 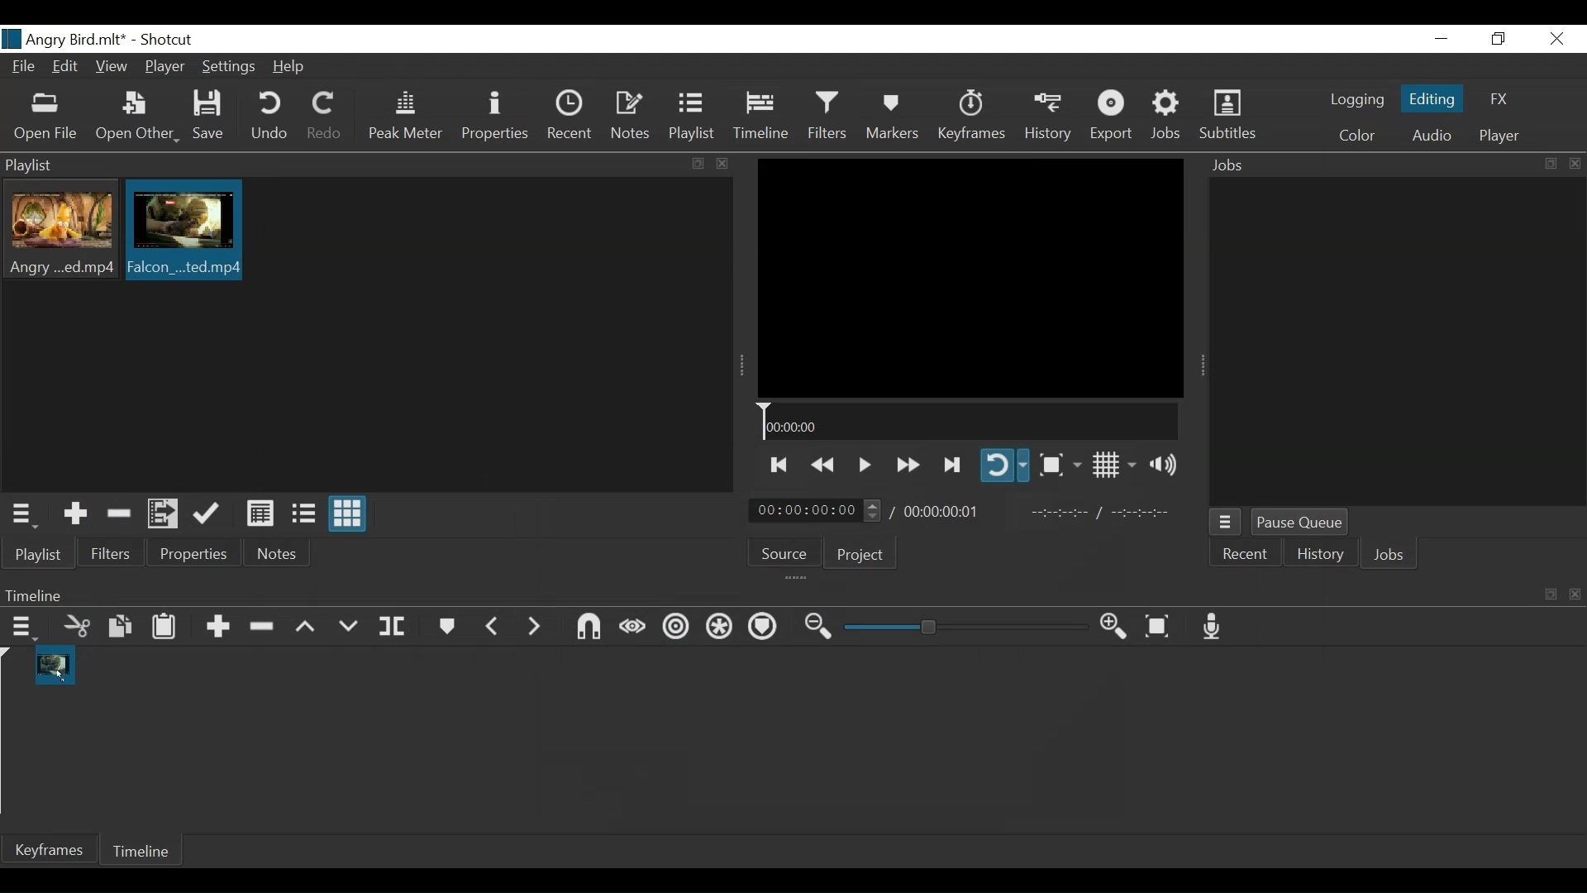 What do you see at coordinates (108, 552) in the screenshot?
I see `Filters` at bounding box center [108, 552].